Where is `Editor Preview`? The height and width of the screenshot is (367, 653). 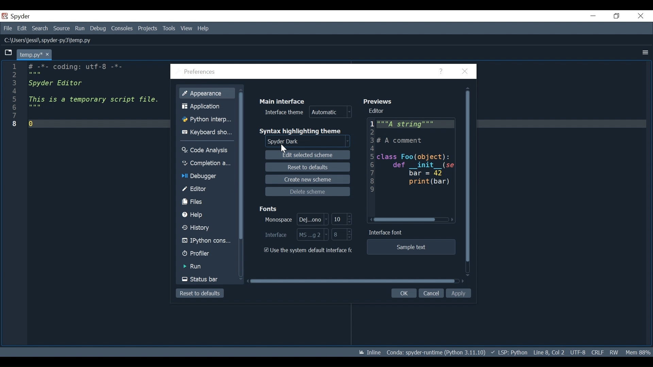
Editor Preview is located at coordinates (411, 166).